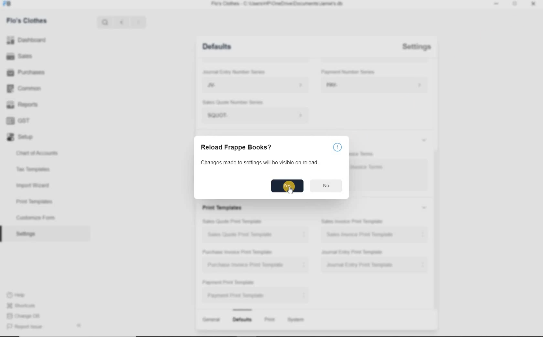 Image resolution: width=543 pixels, height=337 pixels. Describe the element at coordinates (19, 138) in the screenshot. I see `Setup` at that location.